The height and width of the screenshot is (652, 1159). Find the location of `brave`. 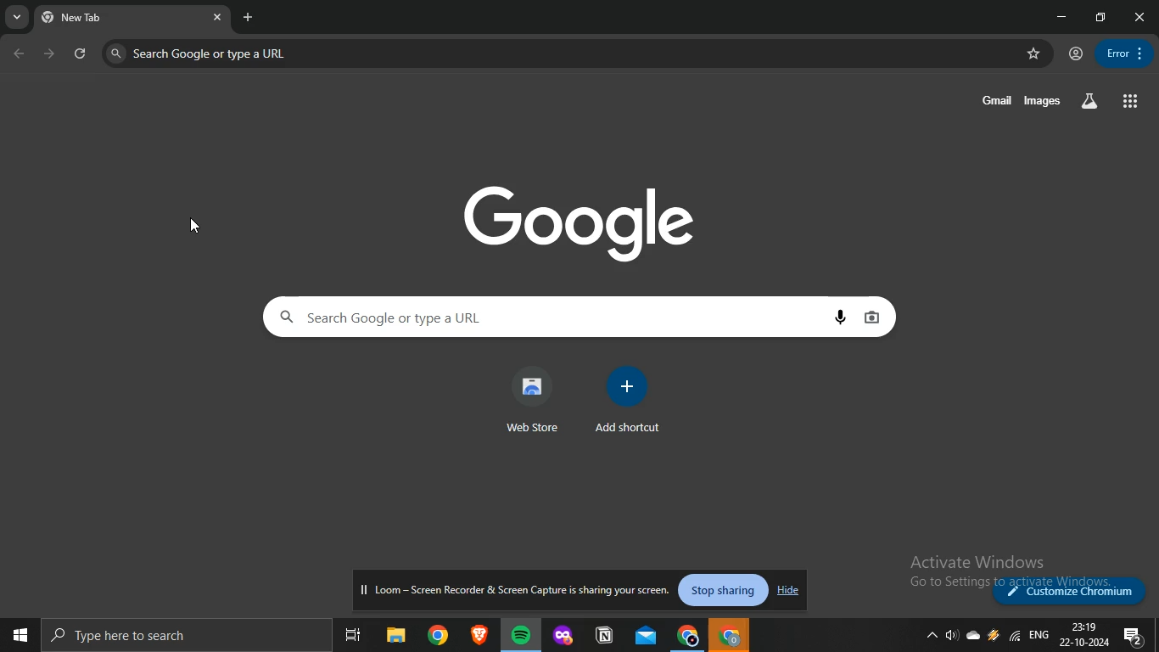

brave is located at coordinates (478, 633).